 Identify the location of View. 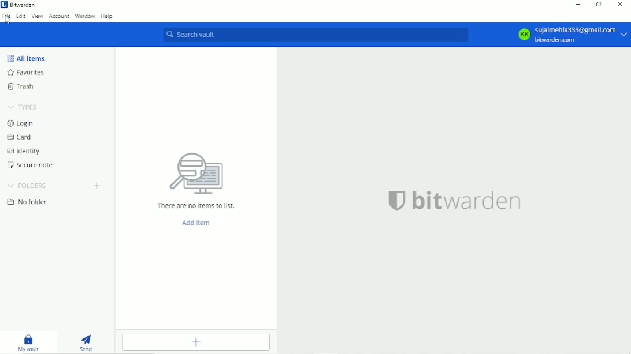
(37, 17).